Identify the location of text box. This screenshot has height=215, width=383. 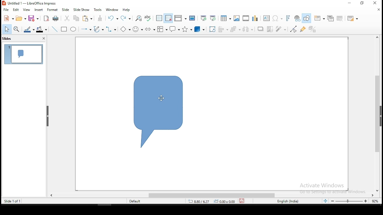
(267, 19).